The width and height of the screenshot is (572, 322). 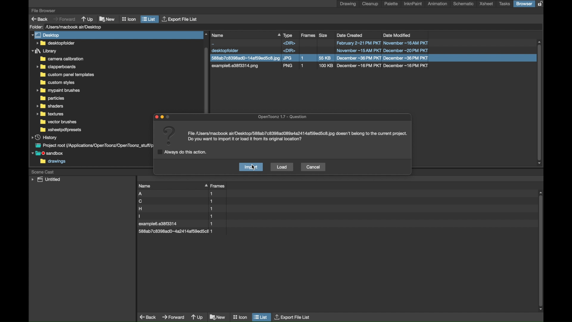 I want to click on file, so click(x=319, y=43).